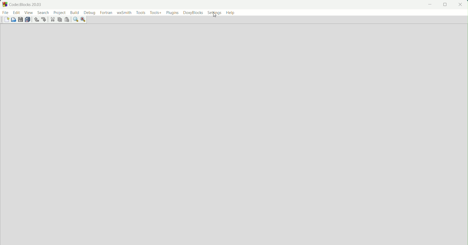 The image size is (468, 245). What do you see at coordinates (83, 20) in the screenshot?
I see `find and replace` at bounding box center [83, 20].